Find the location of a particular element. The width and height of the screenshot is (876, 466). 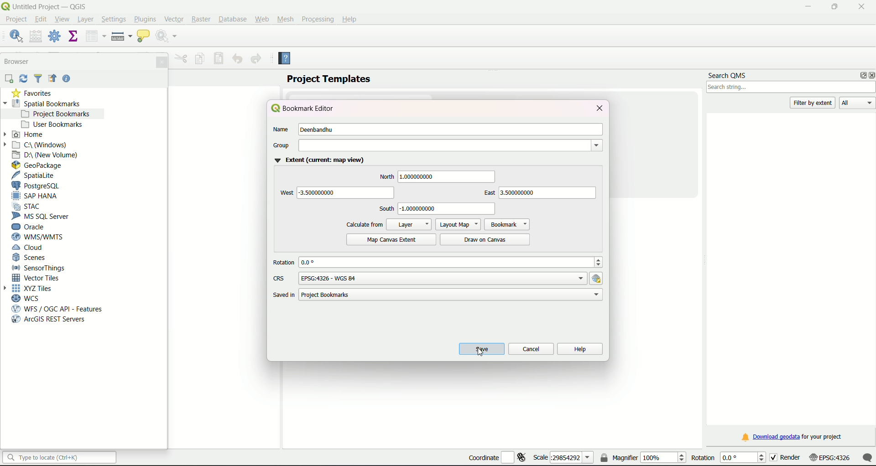

magnifier is located at coordinates (643, 457).